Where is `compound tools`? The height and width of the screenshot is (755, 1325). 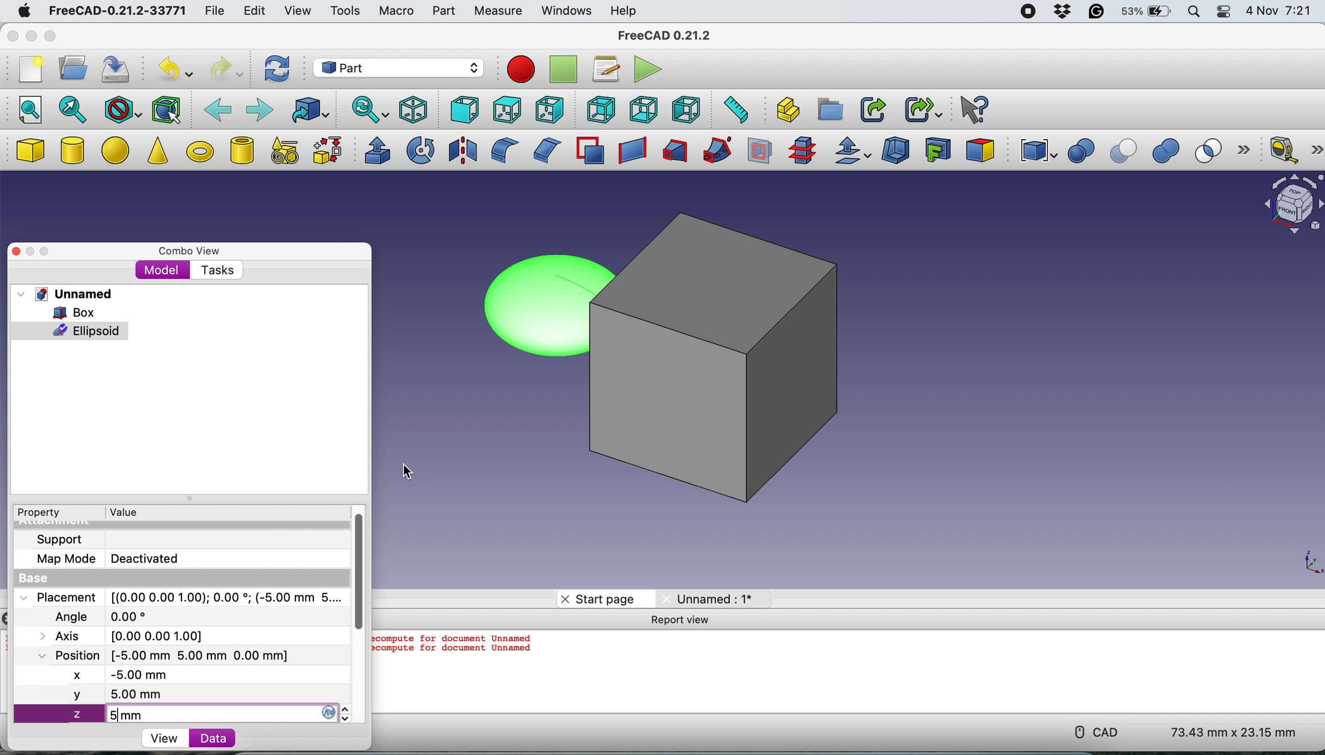
compound tools is located at coordinates (1036, 151).